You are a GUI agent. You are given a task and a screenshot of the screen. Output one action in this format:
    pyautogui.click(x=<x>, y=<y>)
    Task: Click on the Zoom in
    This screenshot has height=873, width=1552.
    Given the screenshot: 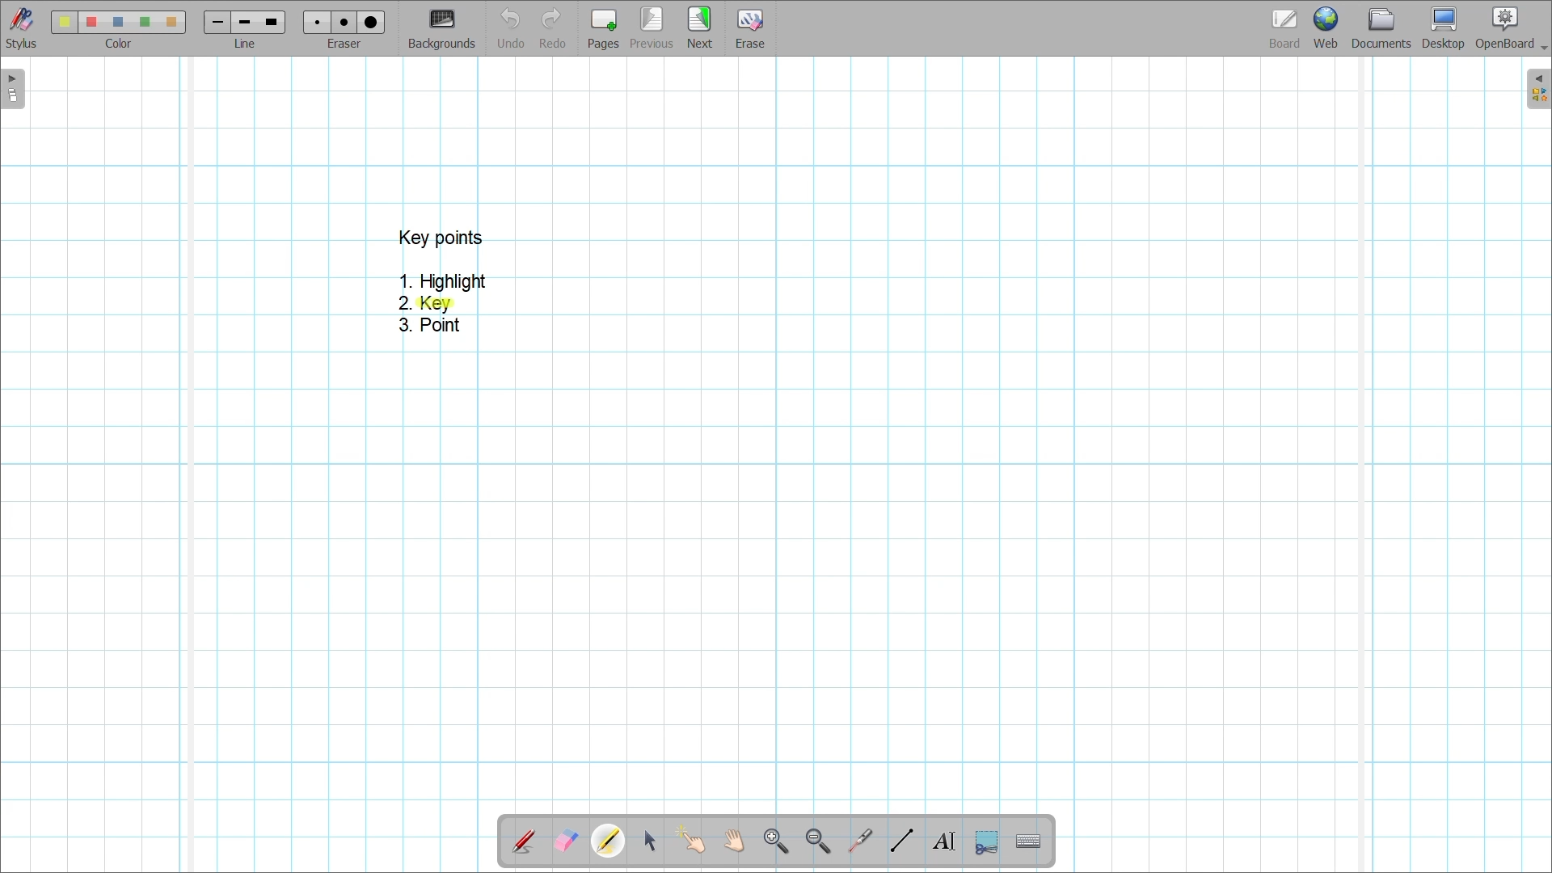 What is the action you would take?
    pyautogui.click(x=777, y=842)
    